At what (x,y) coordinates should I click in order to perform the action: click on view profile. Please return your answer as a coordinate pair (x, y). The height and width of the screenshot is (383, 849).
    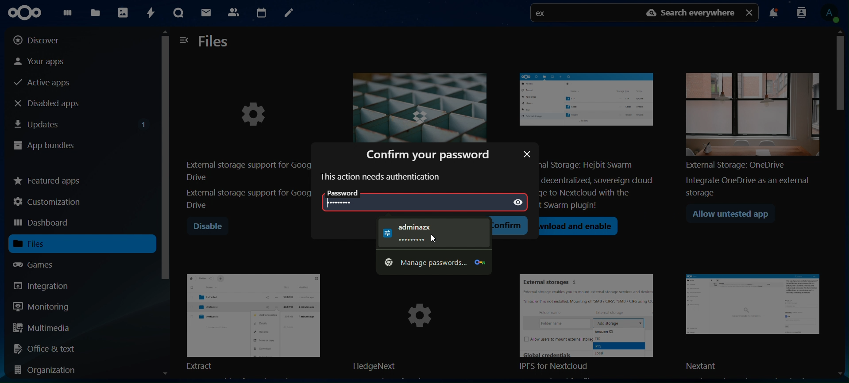
    Looking at the image, I should click on (833, 13).